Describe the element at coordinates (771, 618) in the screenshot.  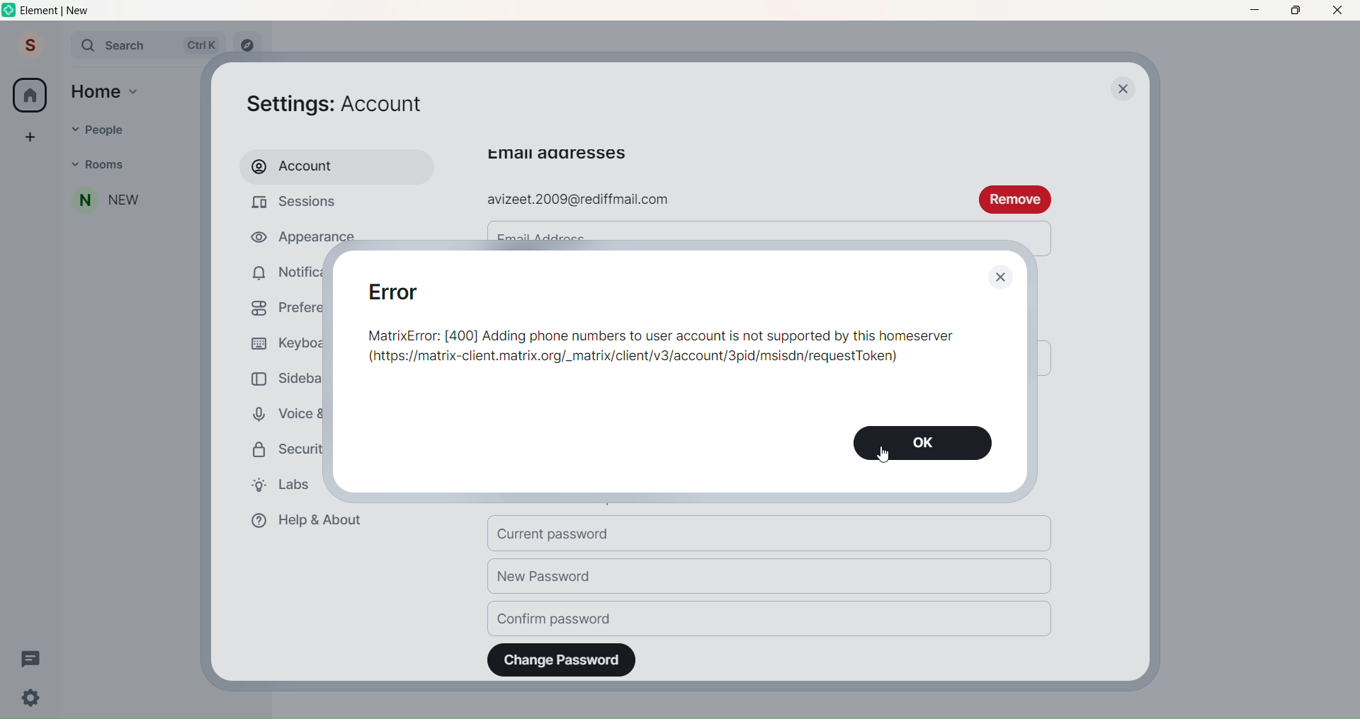
I see `Confirm Password` at that location.